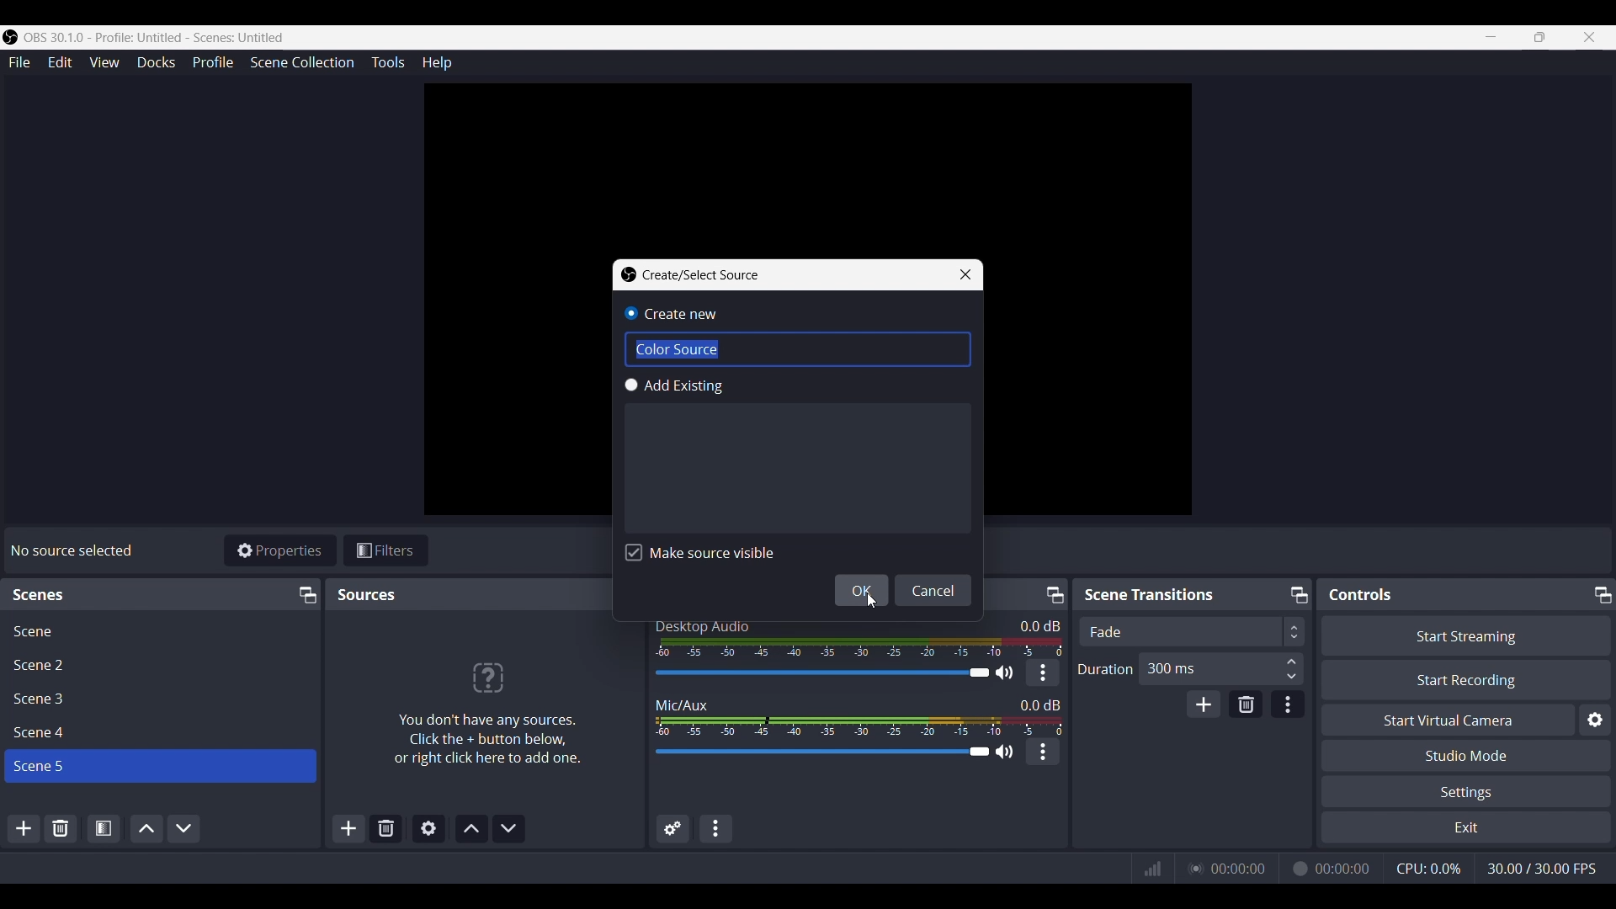 This screenshot has width=1616, height=909. Describe the element at coordinates (305, 593) in the screenshot. I see `Maximize` at that location.